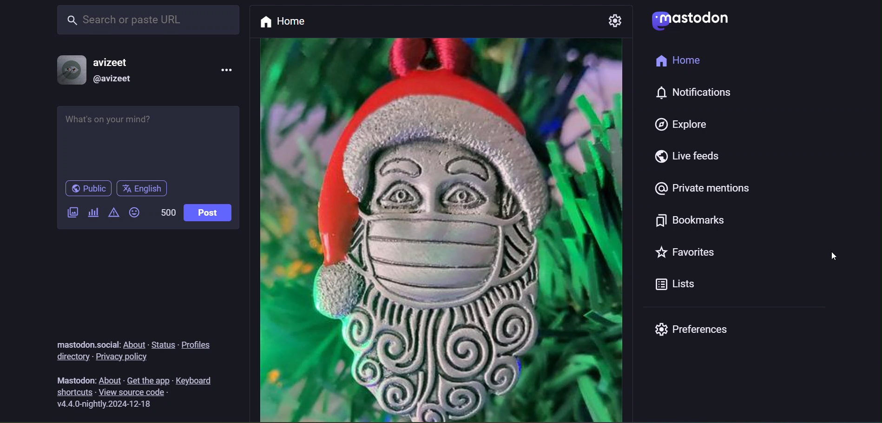 The image size is (882, 423). What do you see at coordinates (227, 69) in the screenshot?
I see `more` at bounding box center [227, 69].